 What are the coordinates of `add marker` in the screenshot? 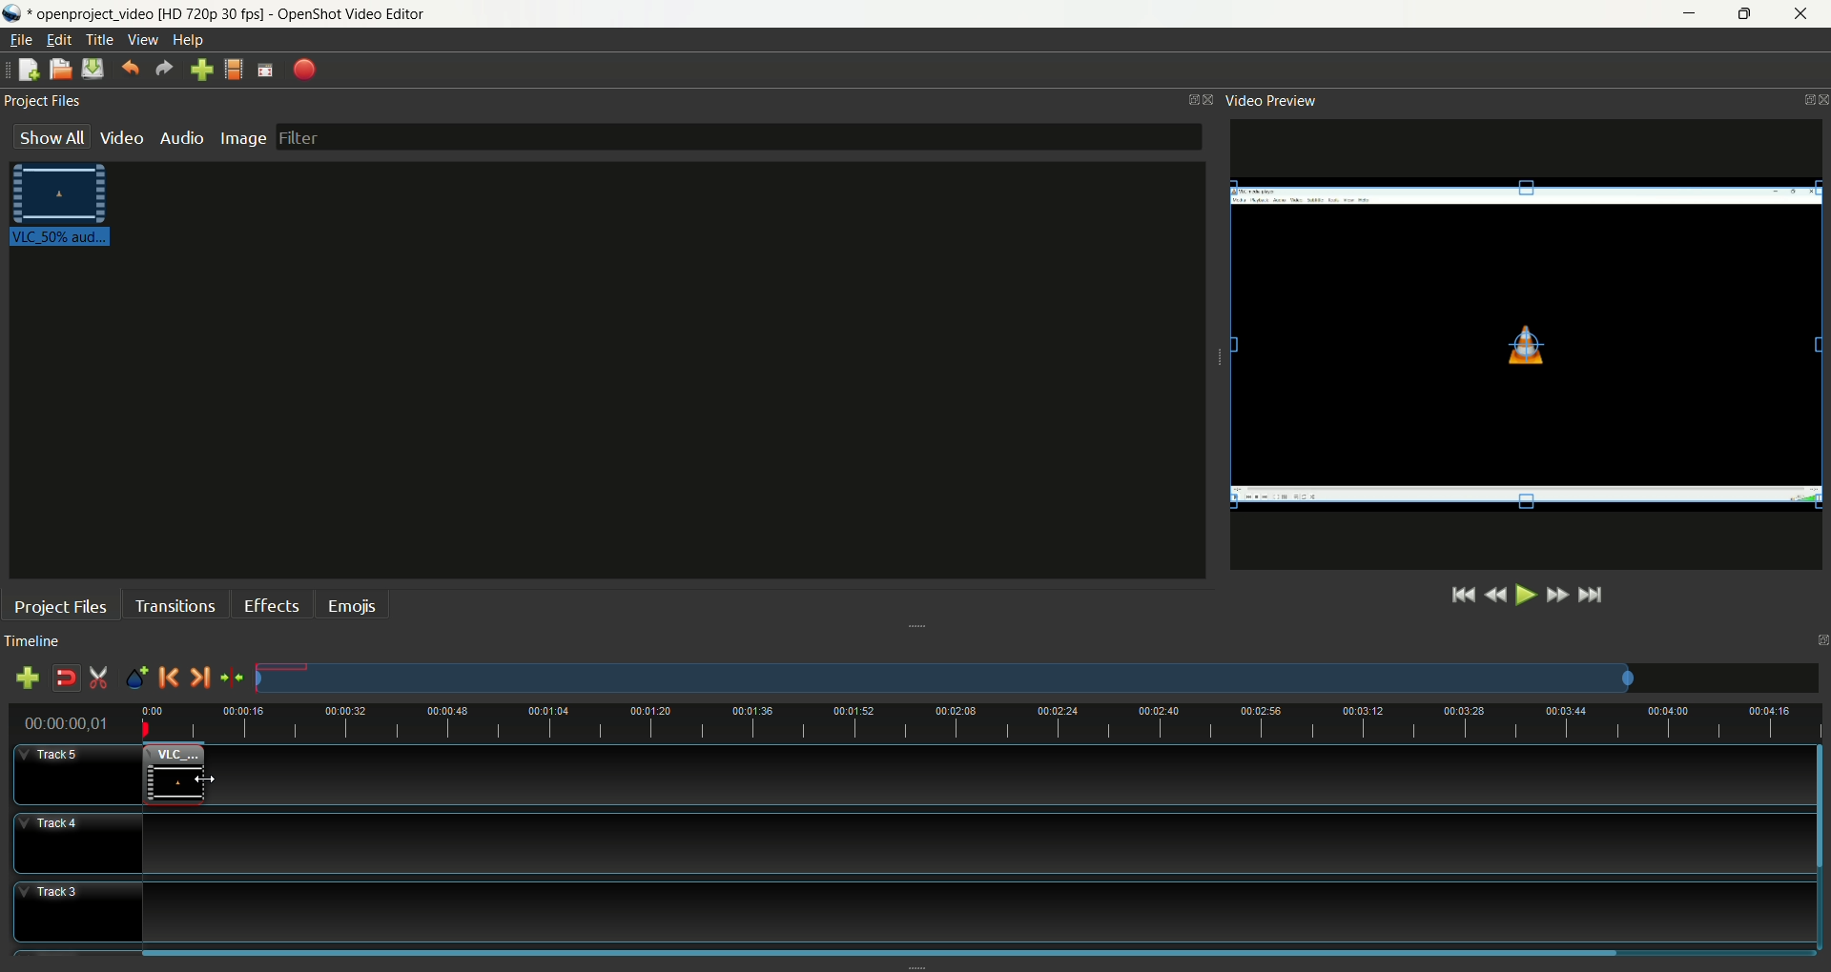 It's located at (136, 677).